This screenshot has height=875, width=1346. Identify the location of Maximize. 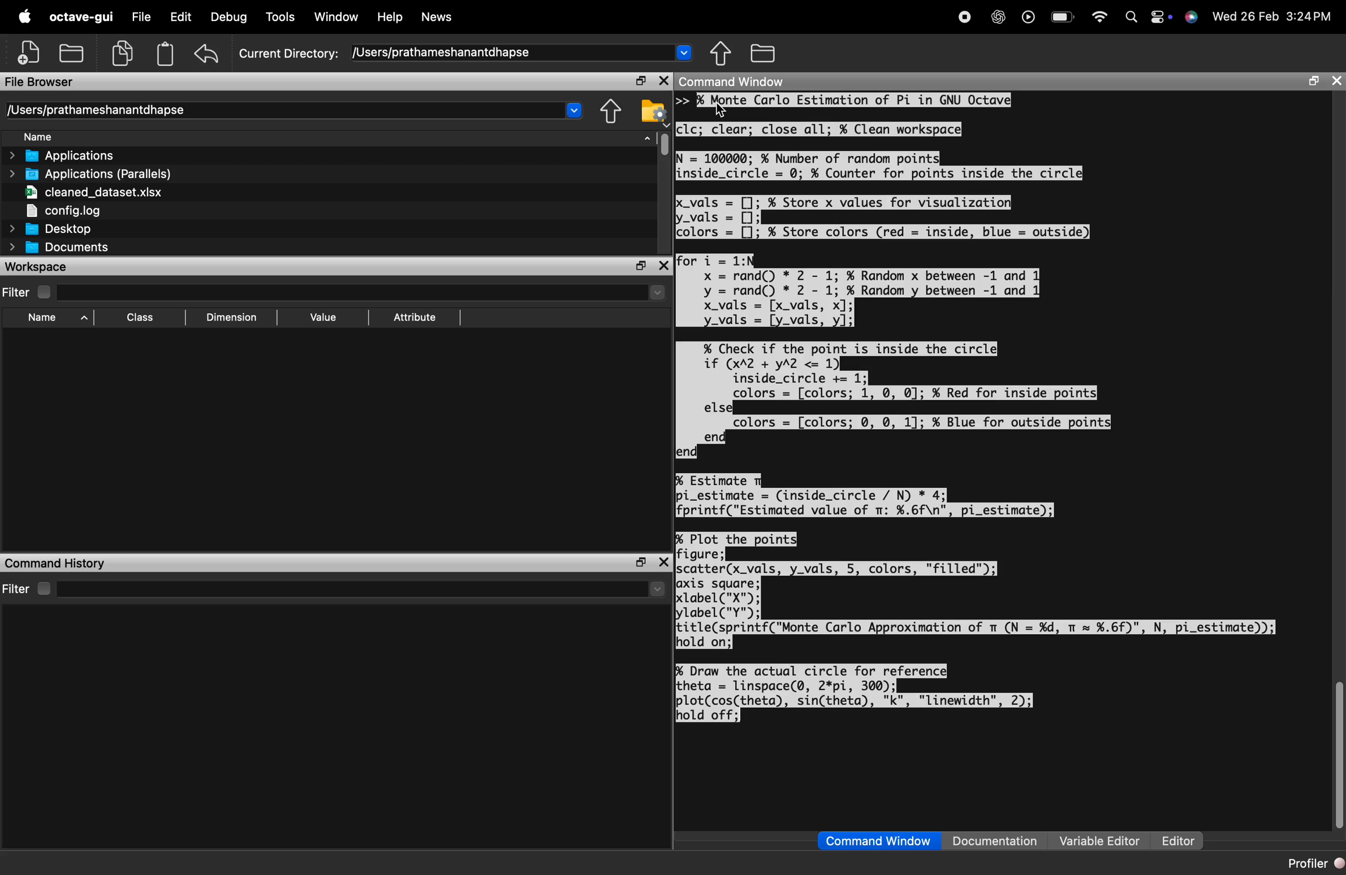
(640, 267).